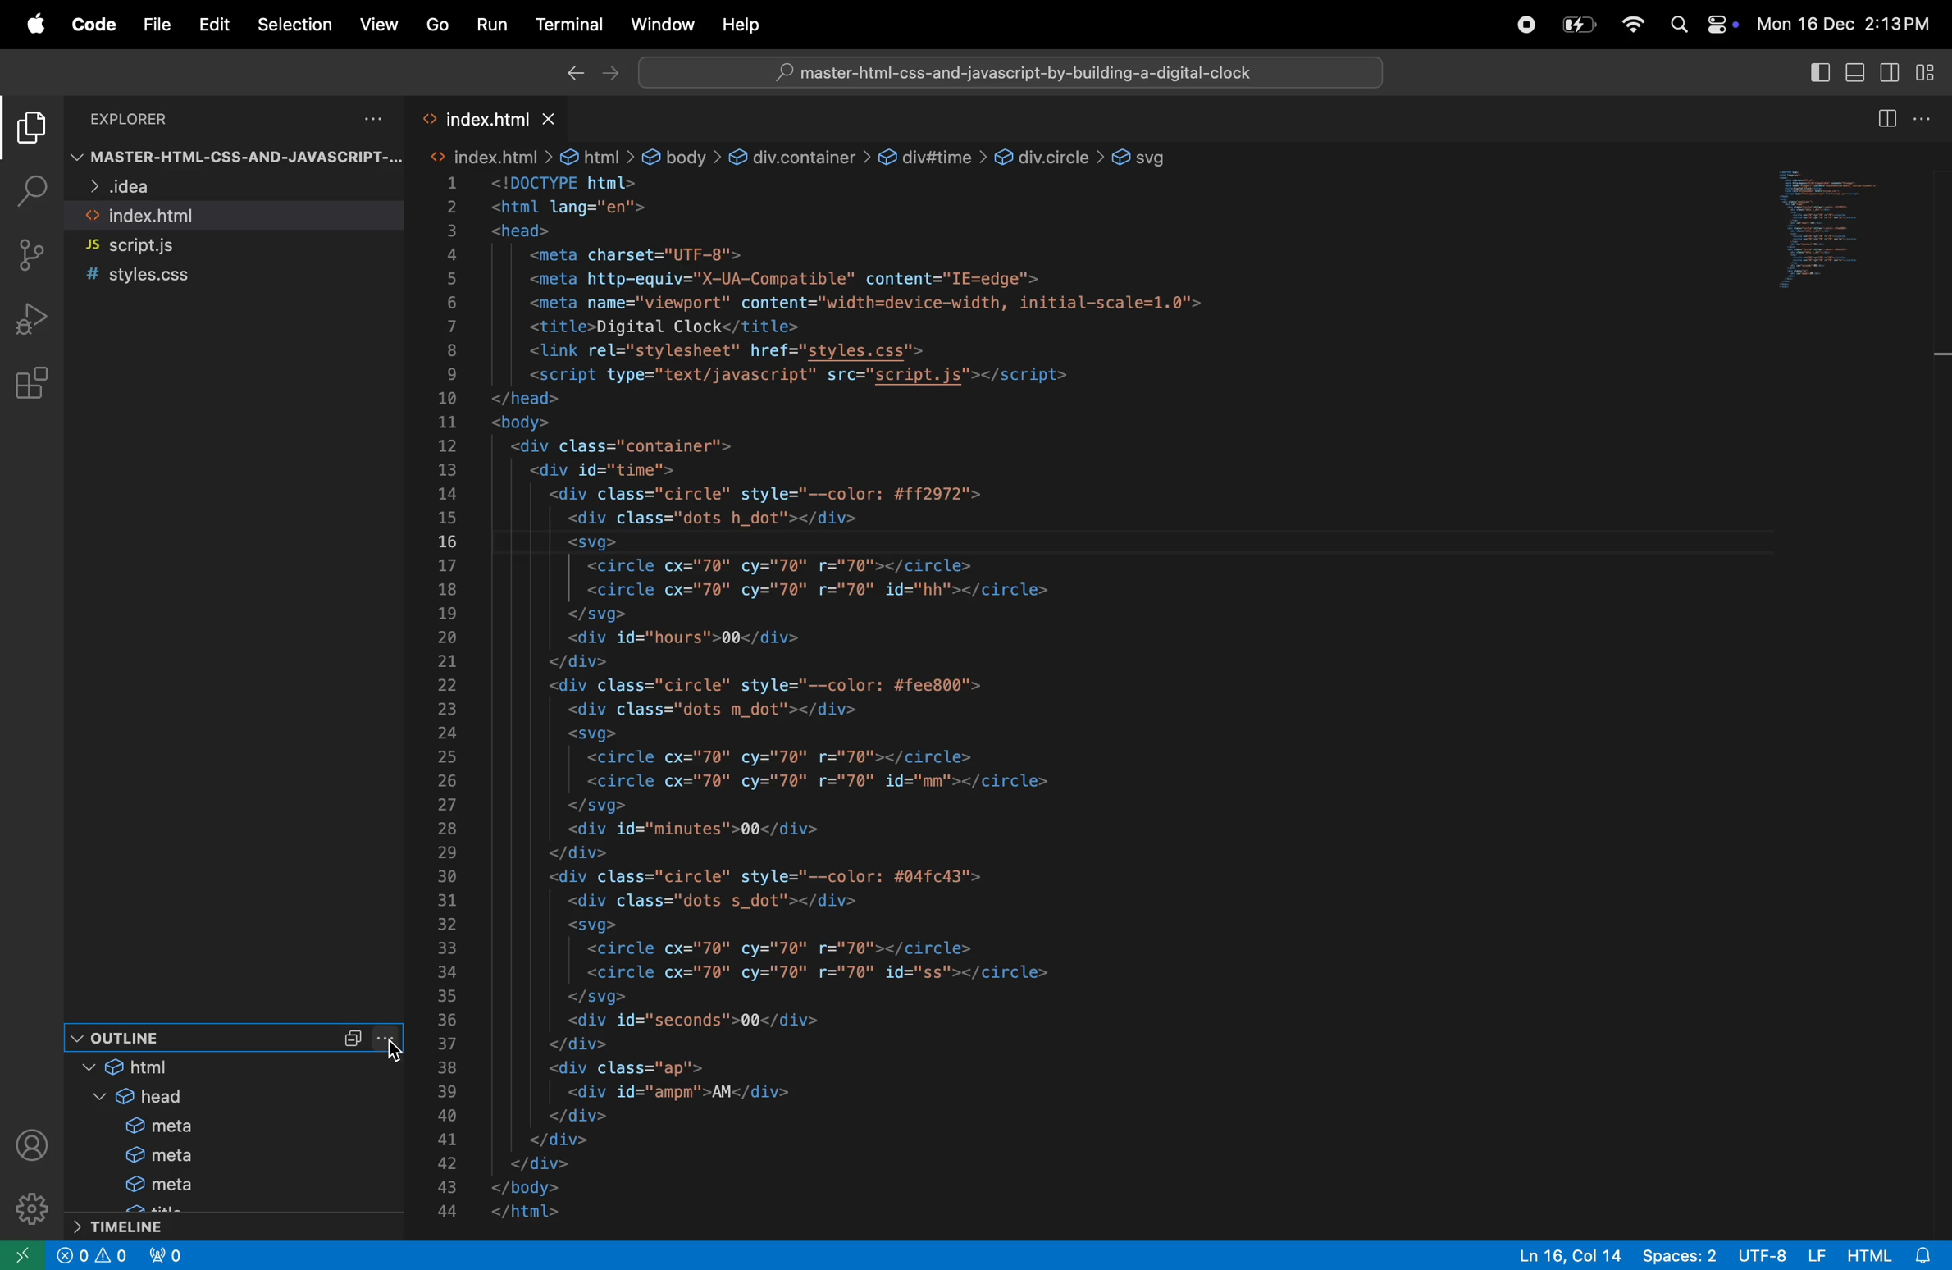 Image resolution: width=1952 pixels, height=1270 pixels. What do you see at coordinates (294, 25) in the screenshot?
I see `selection` at bounding box center [294, 25].